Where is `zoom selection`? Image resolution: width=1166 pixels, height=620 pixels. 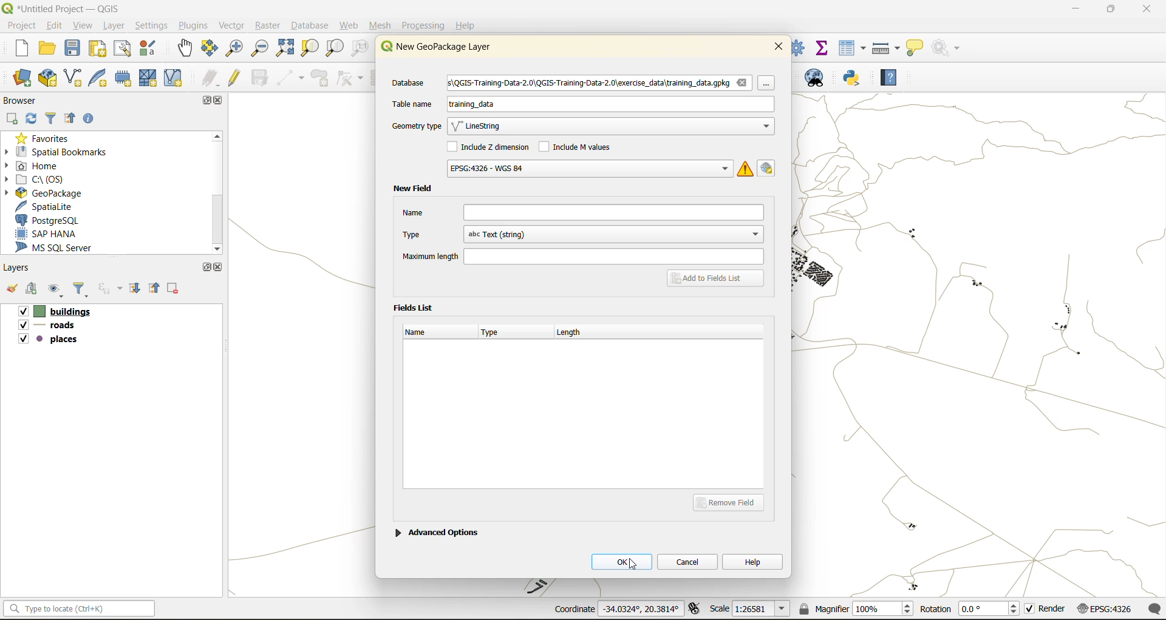 zoom selection is located at coordinates (312, 48).